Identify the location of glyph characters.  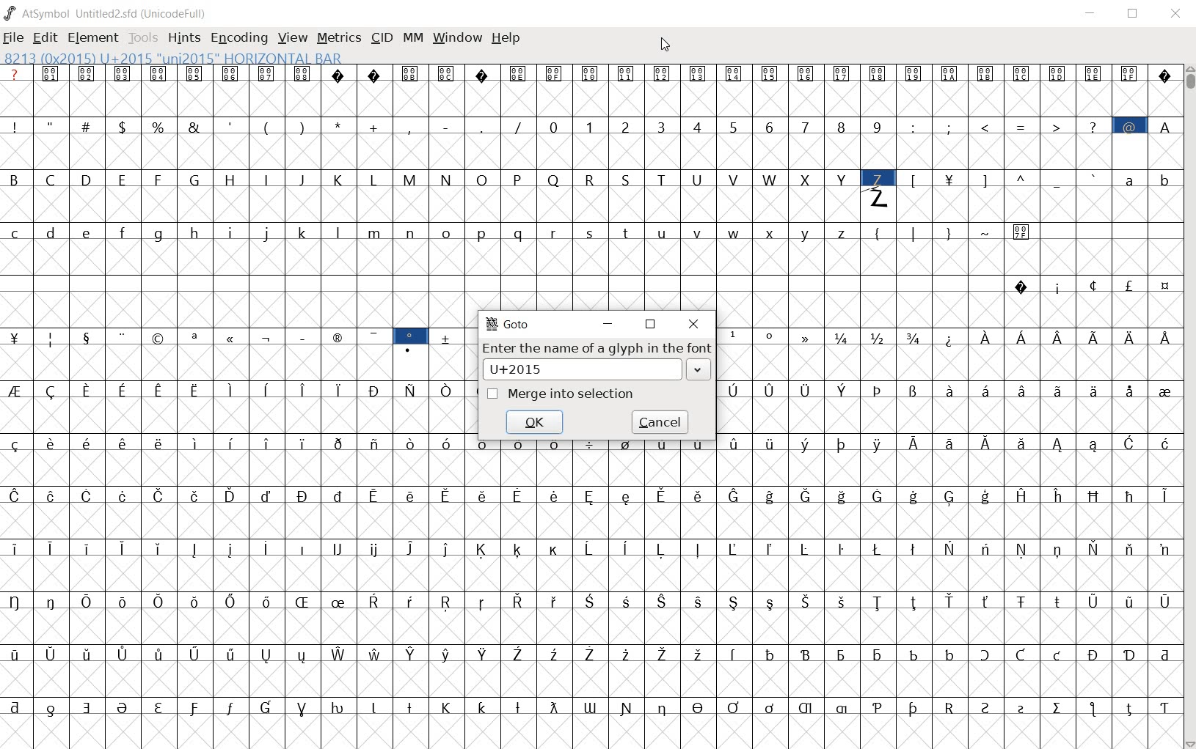
(949, 404).